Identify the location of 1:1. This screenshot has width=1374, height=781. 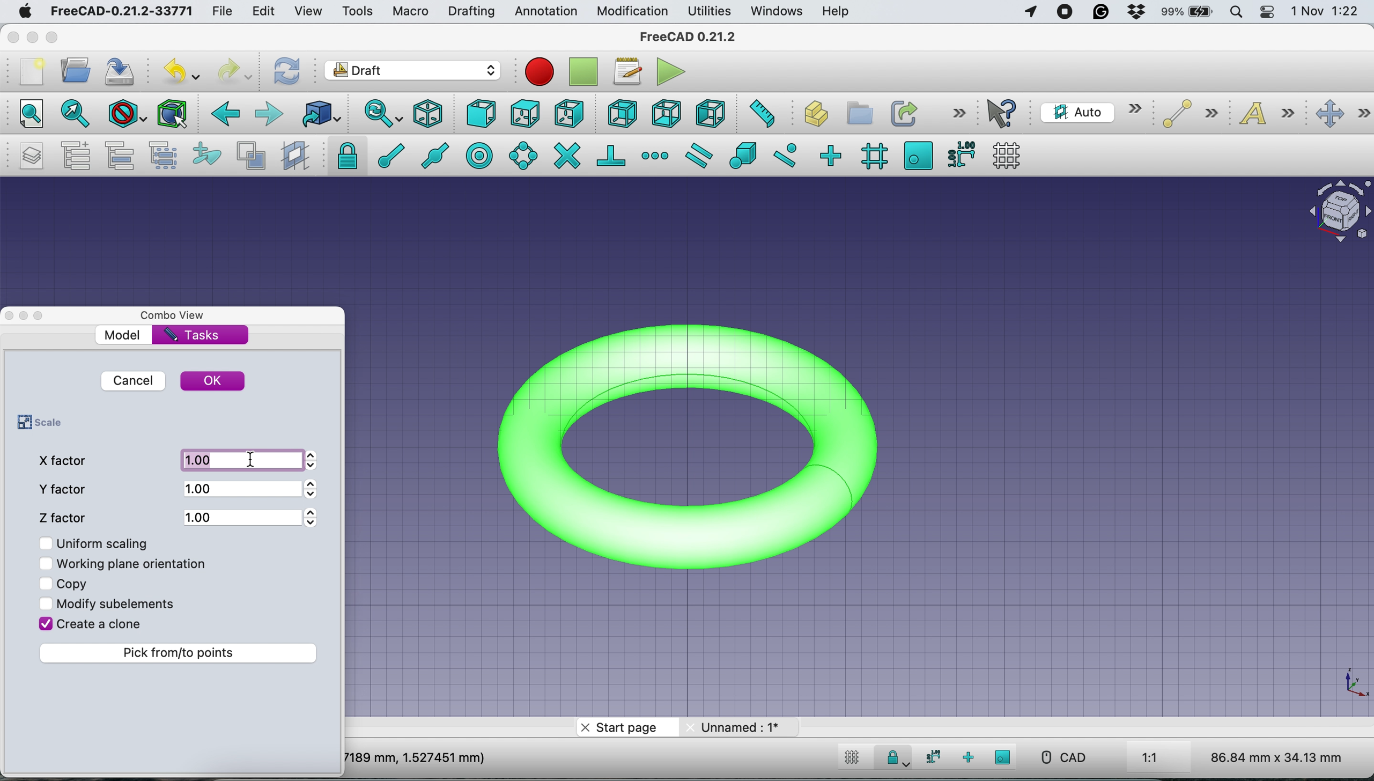
(1162, 758).